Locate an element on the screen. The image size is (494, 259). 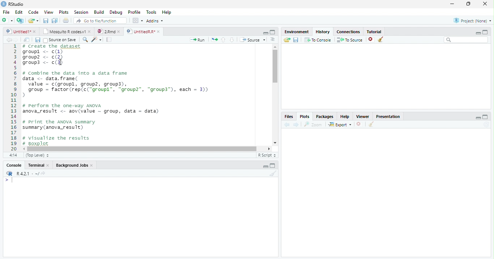
Plots is located at coordinates (304, 117).